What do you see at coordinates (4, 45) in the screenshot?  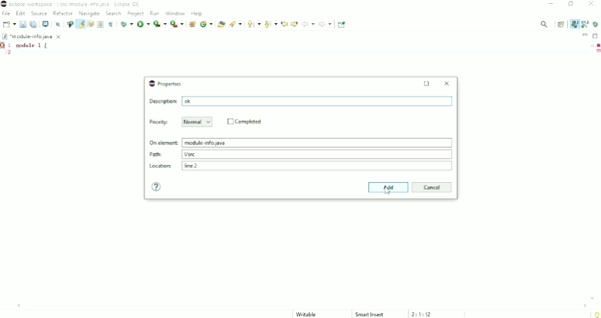 I see `Markers` at bounding box center [4, 45].